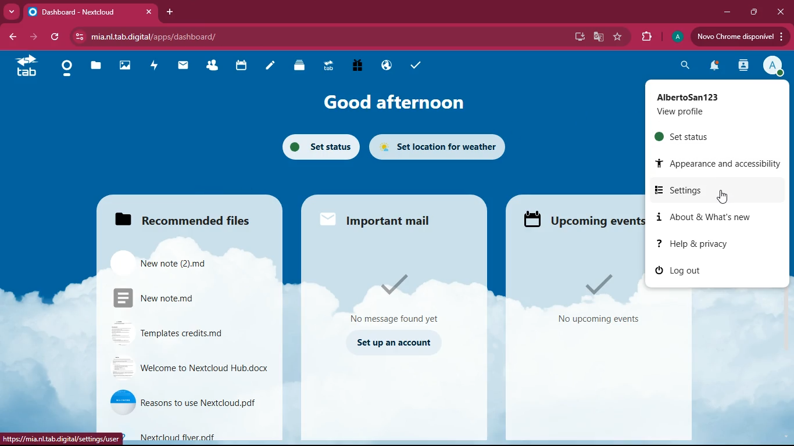  Describe the element at coordinates (717, 244) in the screenshot. I see `help` at that location.